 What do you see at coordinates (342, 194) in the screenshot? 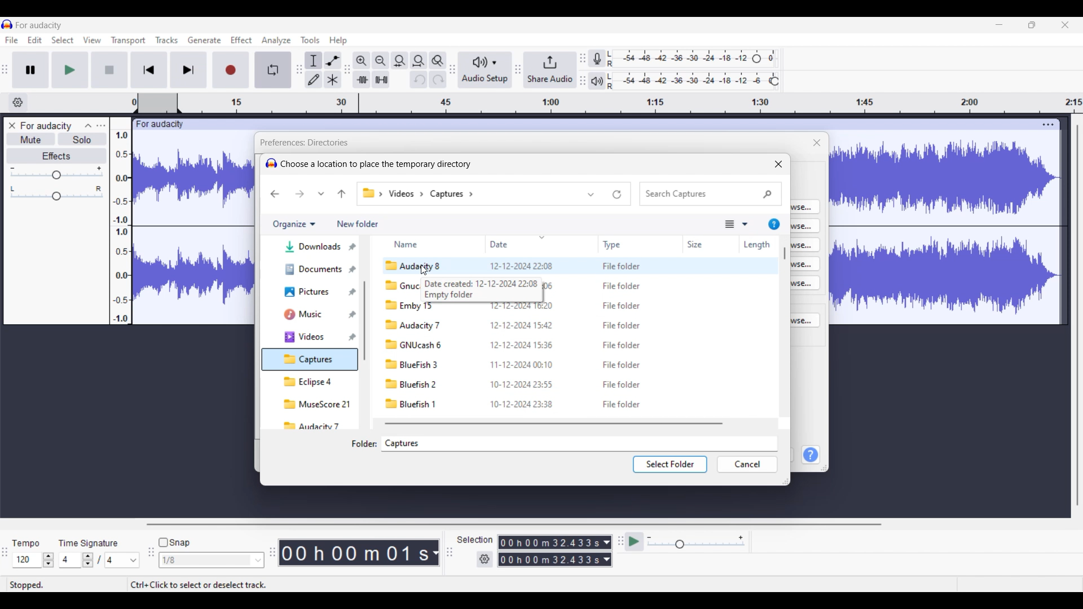
I see `Move to previous folder in pathway` at bounding box center [342, 194].